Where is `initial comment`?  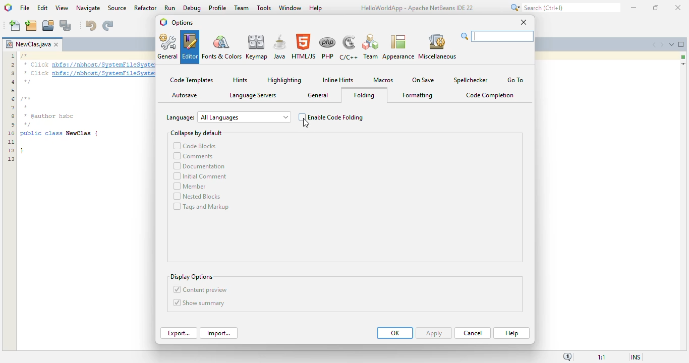 initial comment is located at coordinates (199, 177).